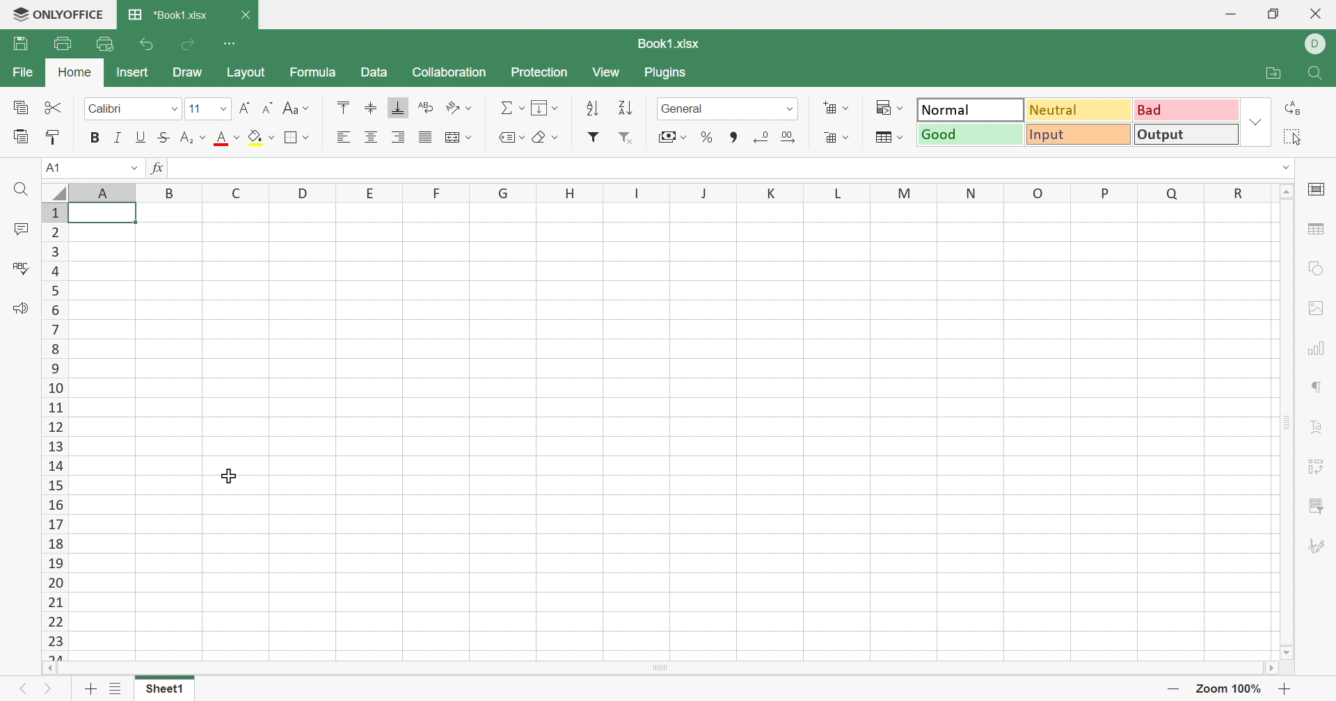 The image size is (1336, 701). I want to click on Drop Down, so click(685, 137).